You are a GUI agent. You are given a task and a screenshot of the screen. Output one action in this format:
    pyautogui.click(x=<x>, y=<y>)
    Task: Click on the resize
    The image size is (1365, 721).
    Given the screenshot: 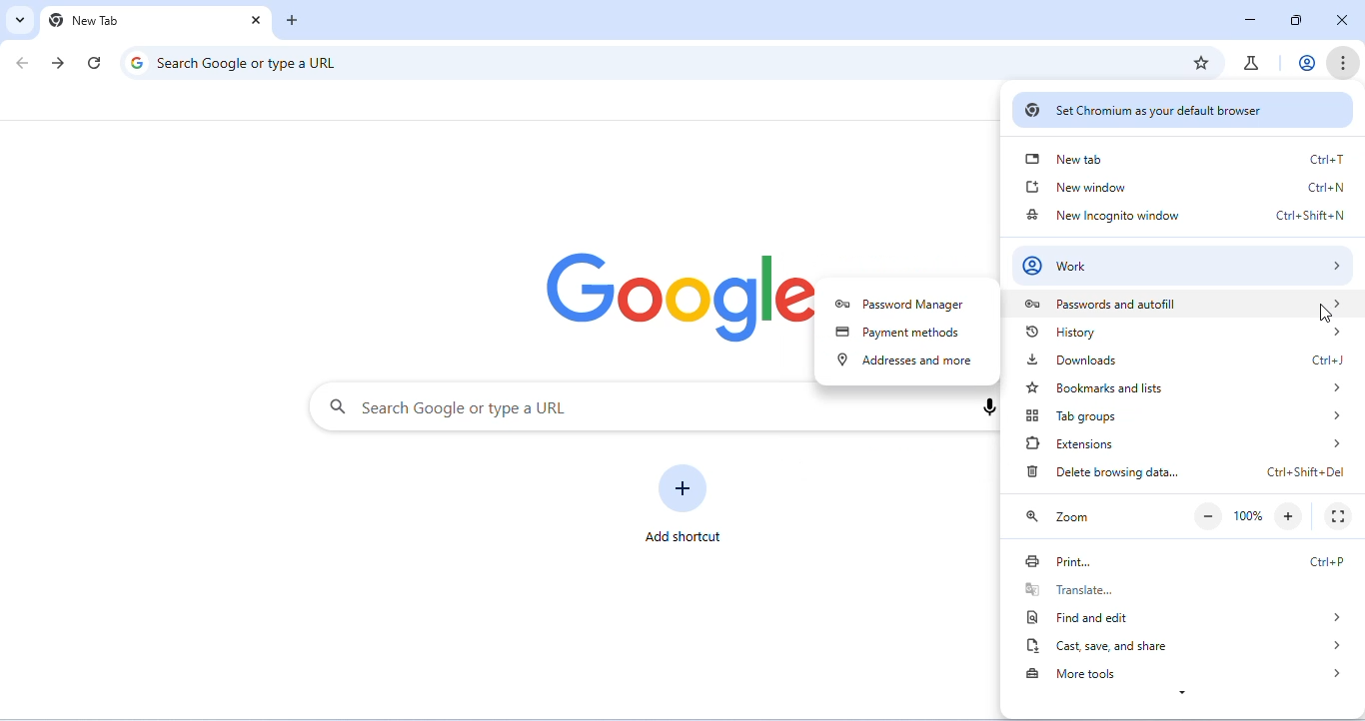 What is the action you would take?
    pyautogui.click(x=1294, y=20)
    